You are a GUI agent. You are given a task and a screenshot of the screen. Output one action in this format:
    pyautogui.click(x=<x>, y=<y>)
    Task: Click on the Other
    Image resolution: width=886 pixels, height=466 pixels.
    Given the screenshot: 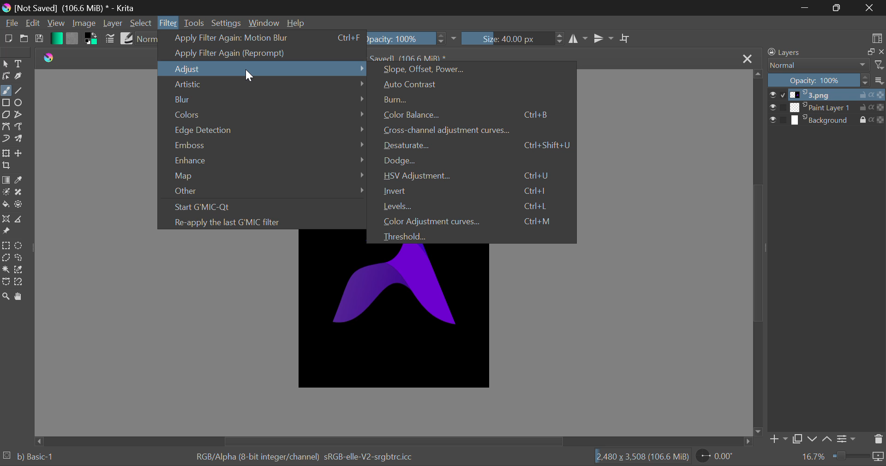 What is the action you would take?
    pyautogui.click(x=268, y=192)
    